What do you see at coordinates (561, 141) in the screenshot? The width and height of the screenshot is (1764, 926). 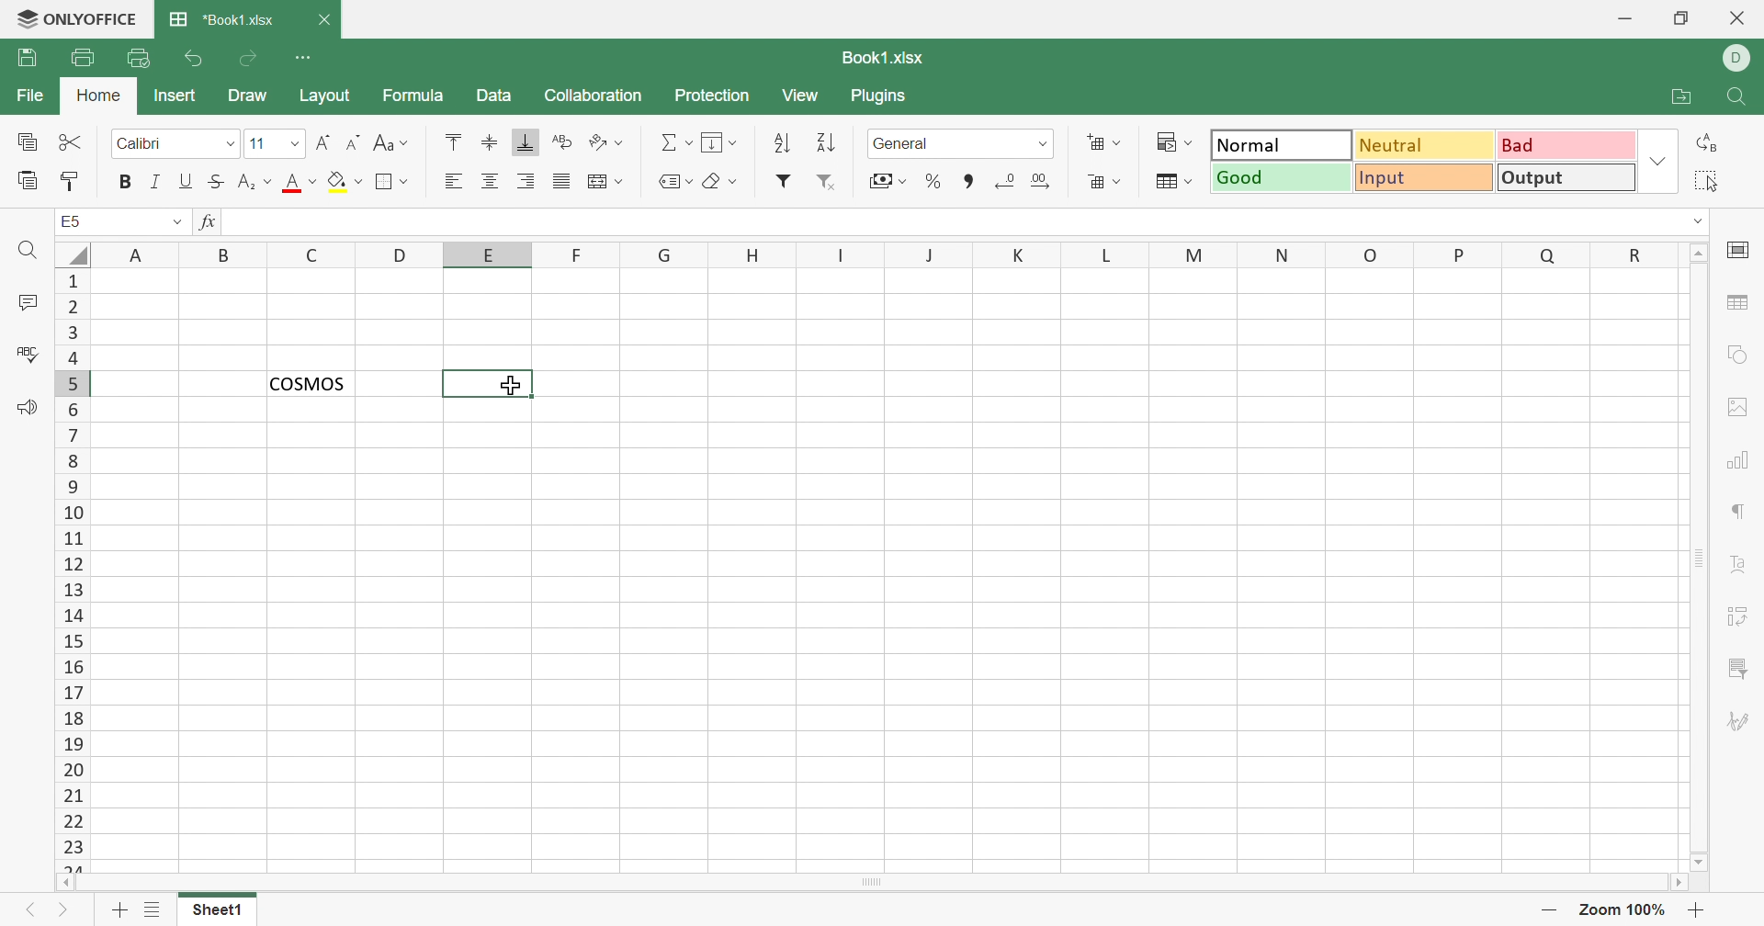 I see `Wrap text` at bounding box center [561, 141].